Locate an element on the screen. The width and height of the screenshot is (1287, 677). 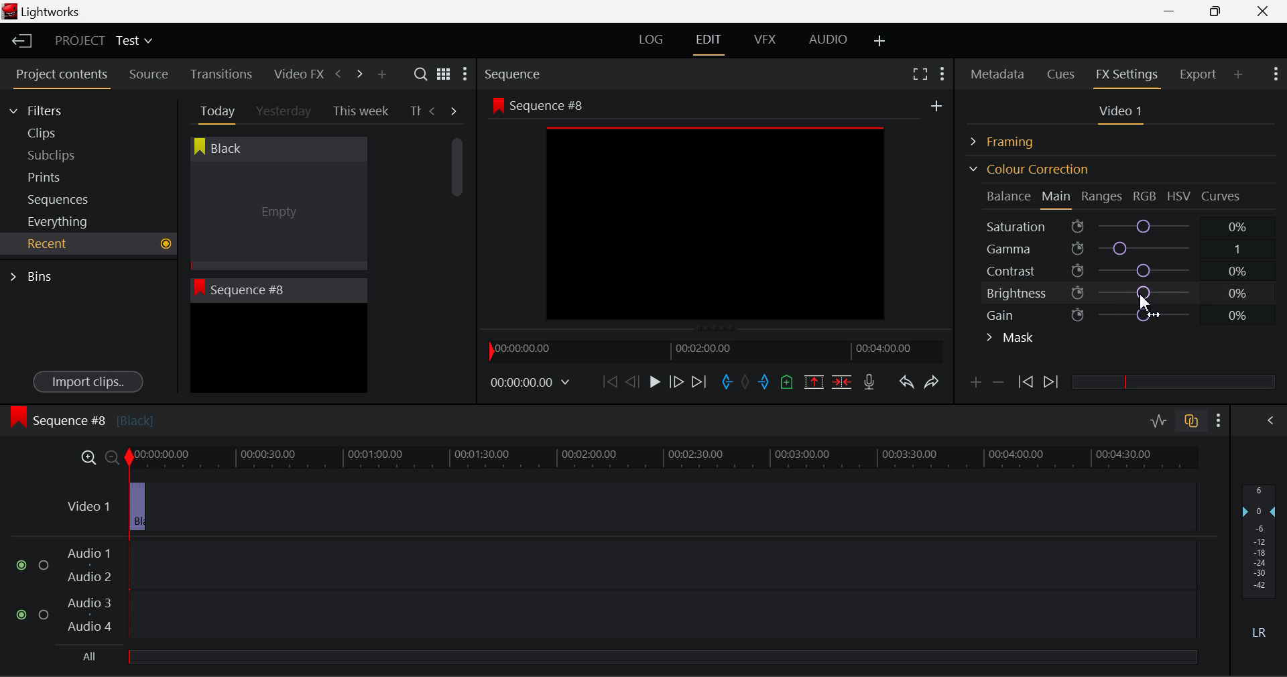
AUDIO Layout is located at coordinates (827, 39).